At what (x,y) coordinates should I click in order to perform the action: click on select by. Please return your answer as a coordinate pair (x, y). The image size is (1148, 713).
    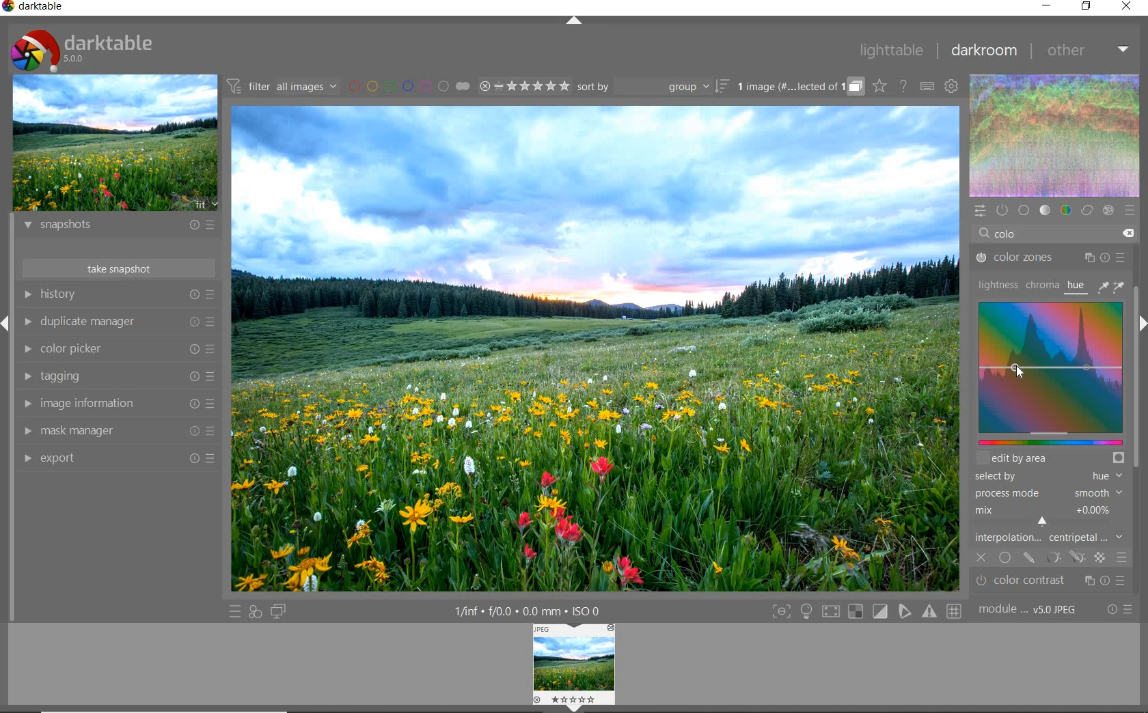
    Looking at the image, I should click on (1048, 477).